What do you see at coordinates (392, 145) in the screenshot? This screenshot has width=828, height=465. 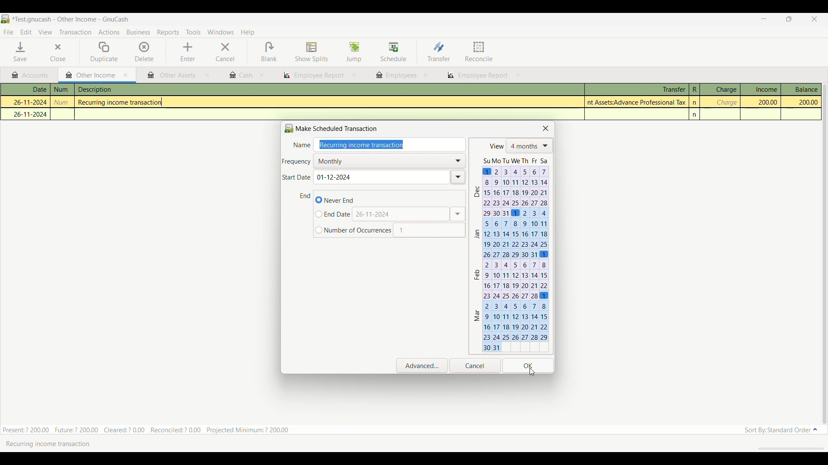 I see `Enter name of transaction` at bounding box center [392, 145].